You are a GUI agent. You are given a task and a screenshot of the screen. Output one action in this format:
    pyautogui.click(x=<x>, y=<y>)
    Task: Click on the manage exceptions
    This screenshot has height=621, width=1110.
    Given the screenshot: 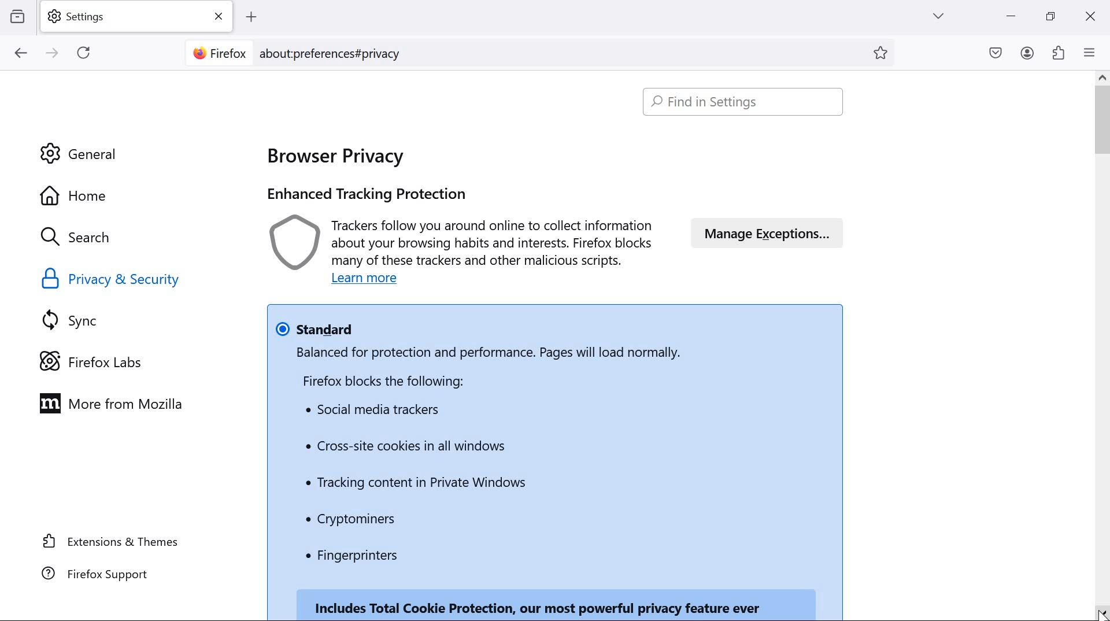 What is the action you would take?
    pyautogui.click(x=767, y=232)
    